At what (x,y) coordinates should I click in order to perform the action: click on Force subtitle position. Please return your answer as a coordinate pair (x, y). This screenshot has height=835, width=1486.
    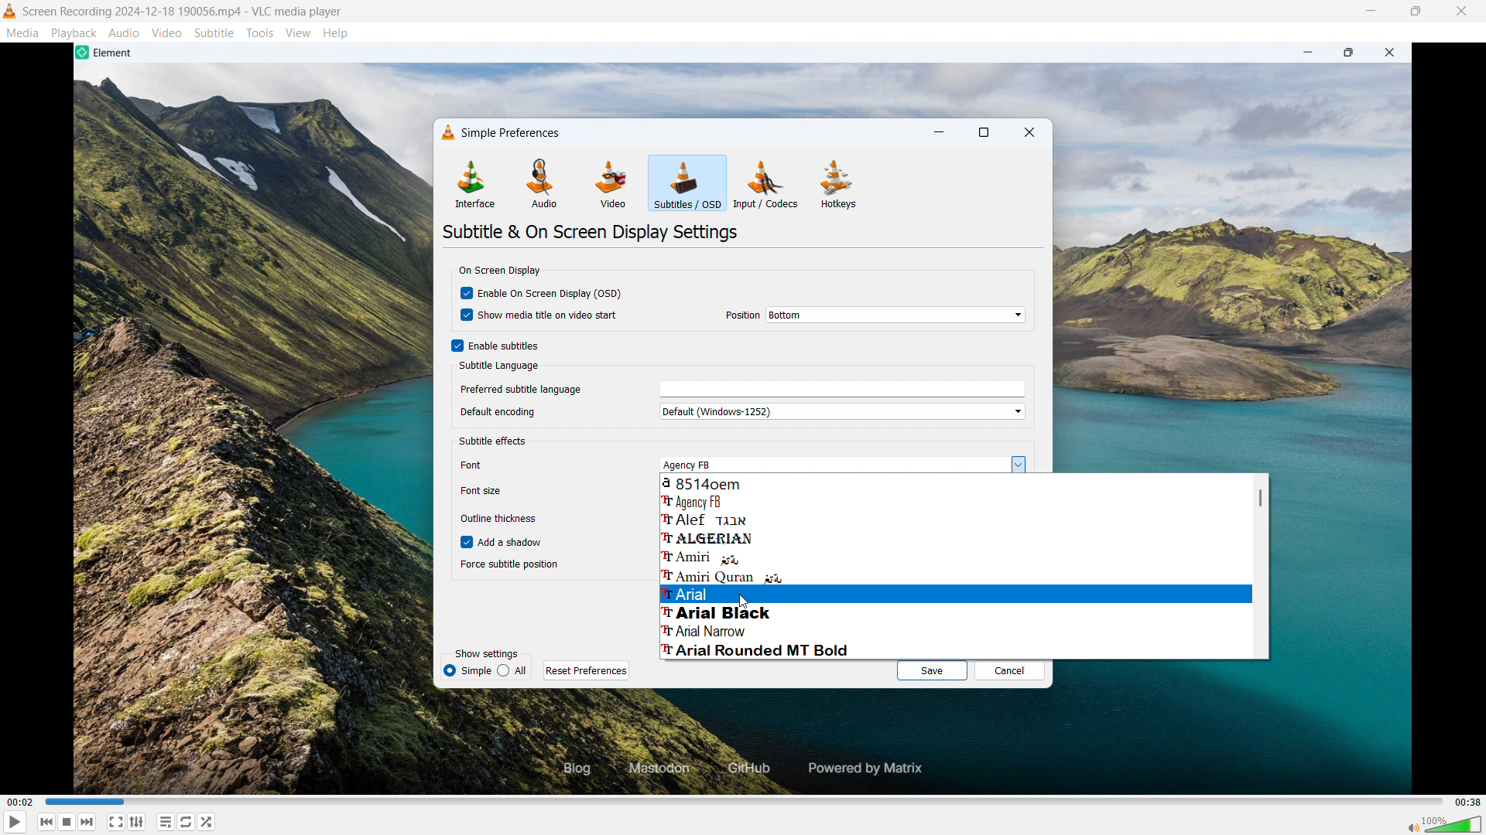
    Looking at the image, I should click on (510, 565).